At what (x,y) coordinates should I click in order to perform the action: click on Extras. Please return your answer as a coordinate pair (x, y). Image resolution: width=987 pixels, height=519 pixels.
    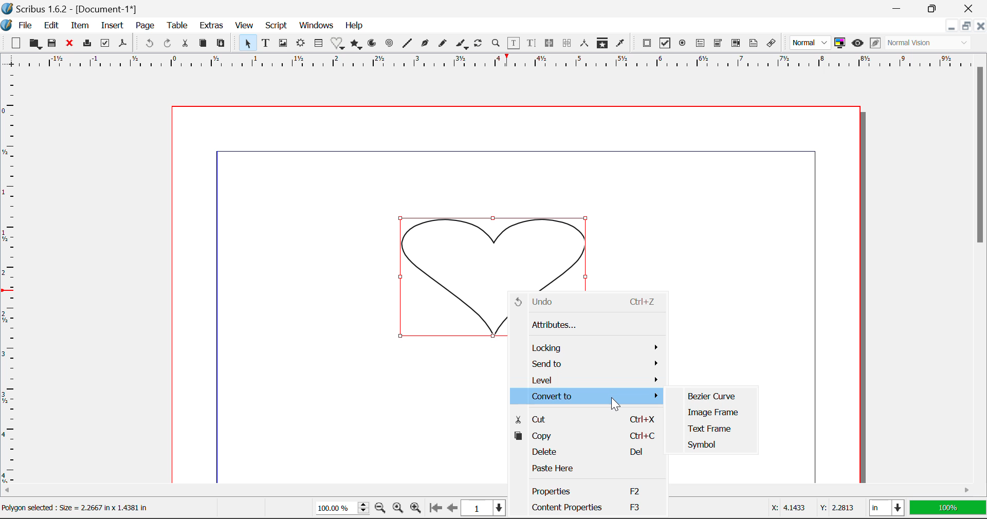
    Looking at the image, I should click on (213, 26).